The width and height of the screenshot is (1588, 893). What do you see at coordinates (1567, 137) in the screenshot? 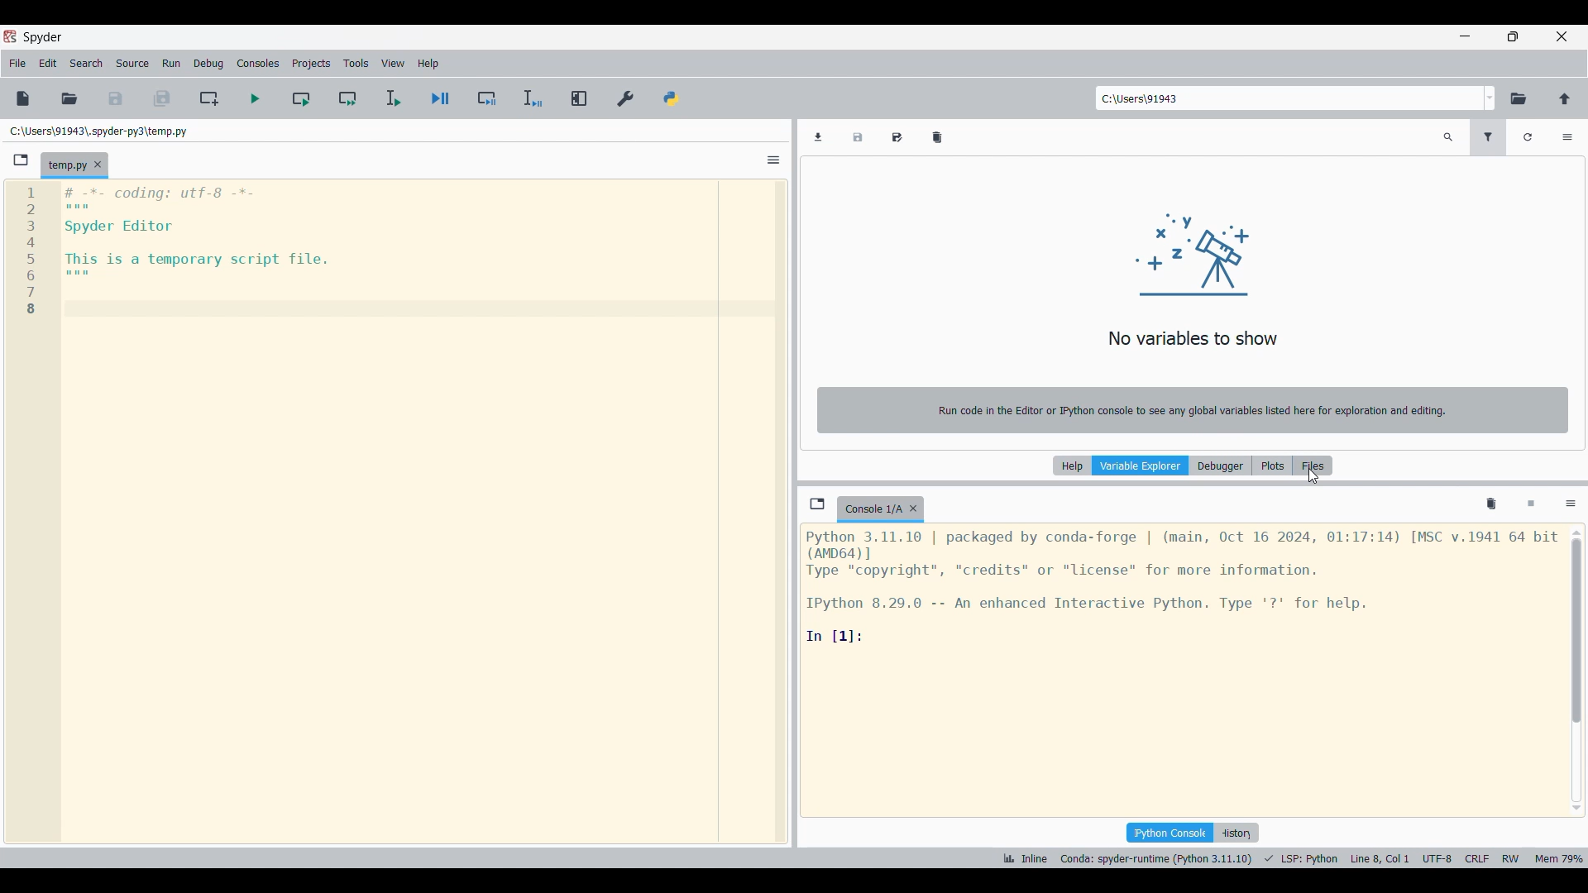
I see `Options` at bounding box center [1567, 137].